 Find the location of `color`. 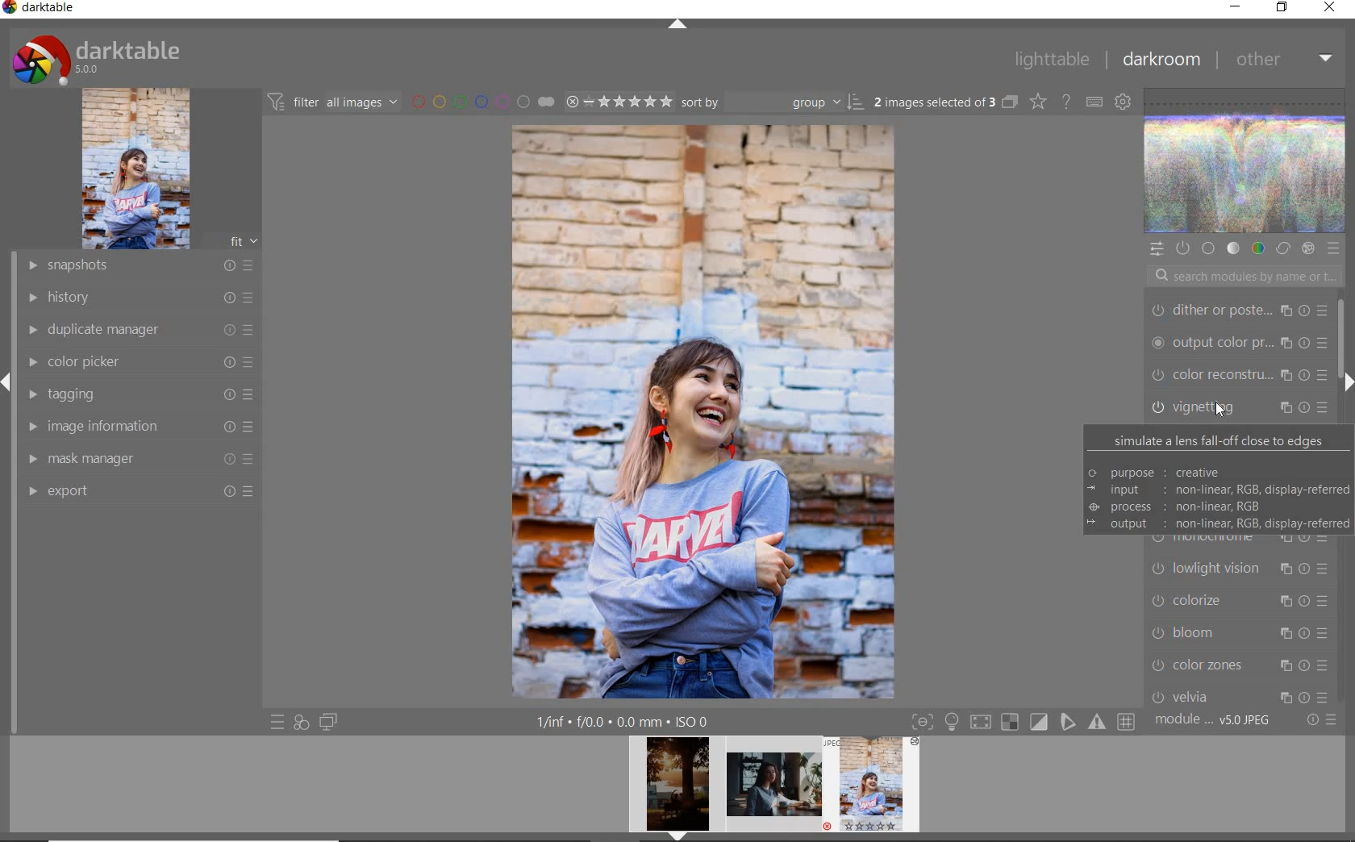

color is located at coordinates (1257, 248).